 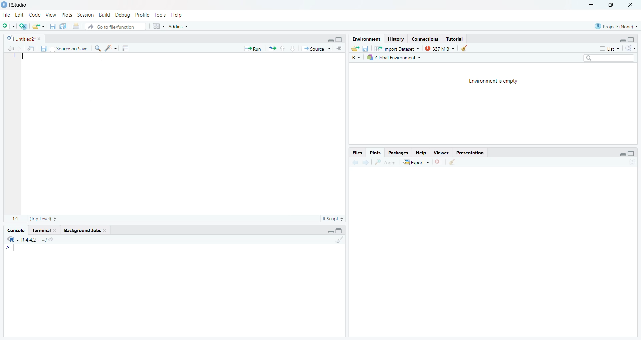 What do you see at coordinates (611, 5) in the screenshot?
I see `maximize` at bounding box center [611, 5].